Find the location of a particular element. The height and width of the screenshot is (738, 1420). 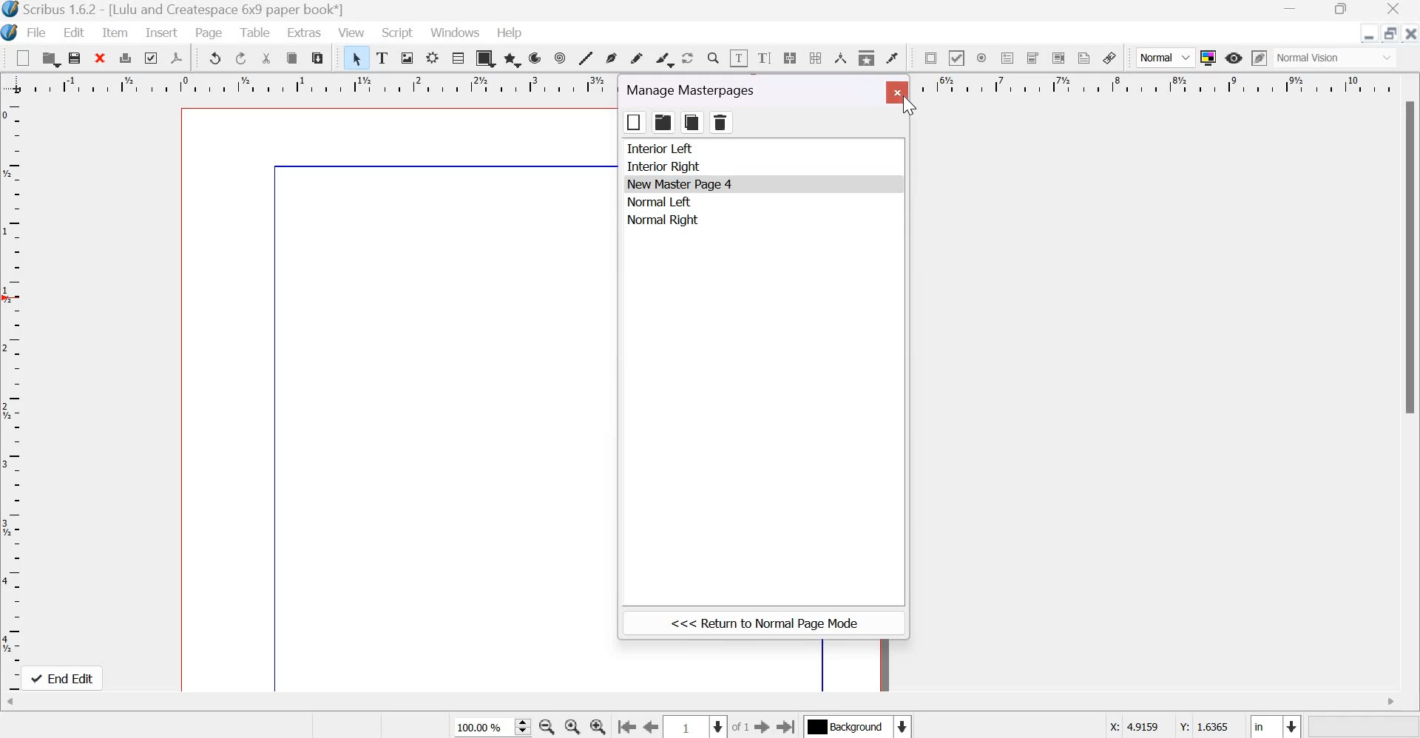

Minimize is located at coordinates (1368, 34).